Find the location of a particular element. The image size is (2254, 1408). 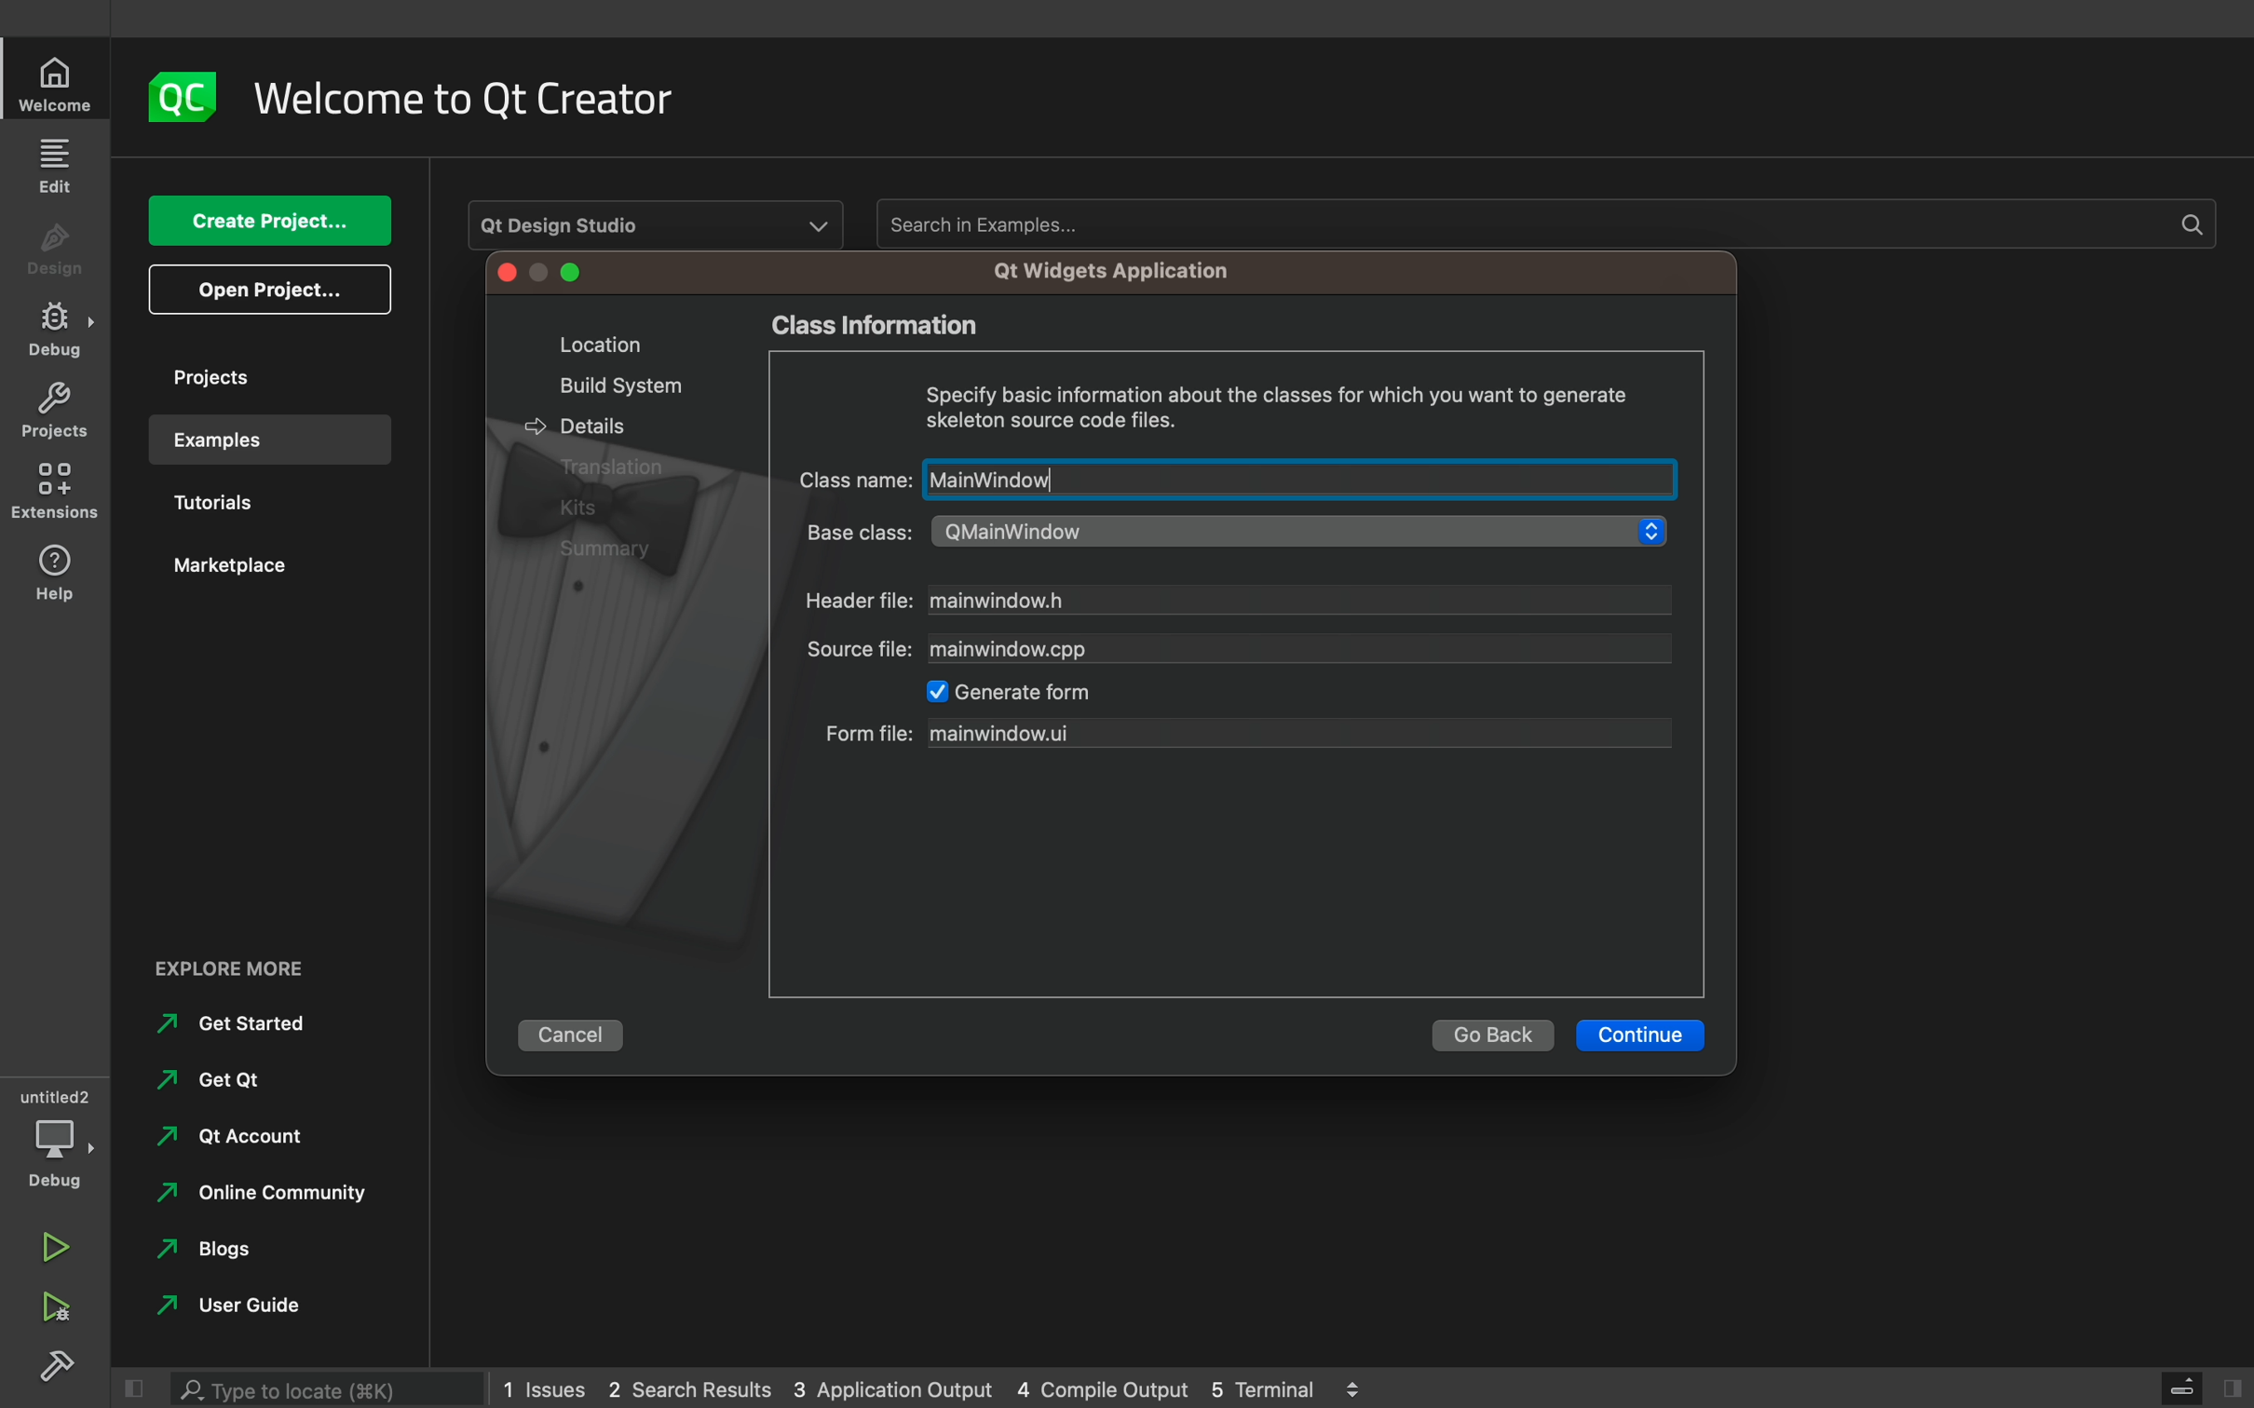

kits is located at coordinates (590, 507).